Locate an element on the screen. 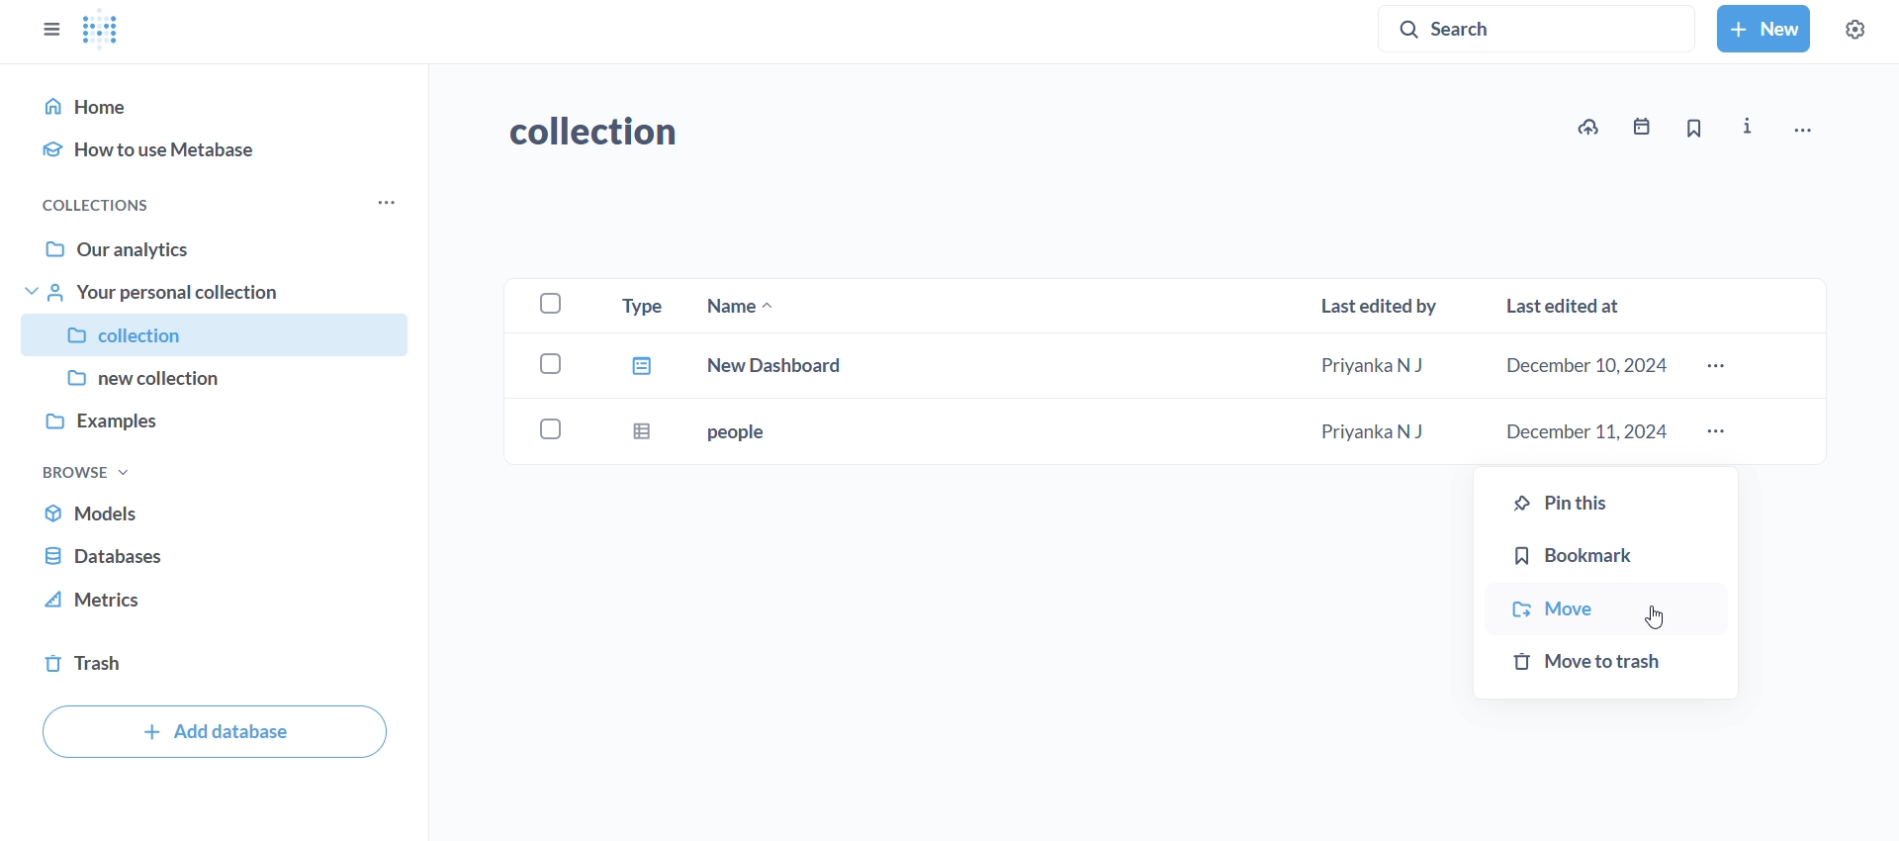 The image size is (1899, 841). checkbox is located at coordinates (554, 362).